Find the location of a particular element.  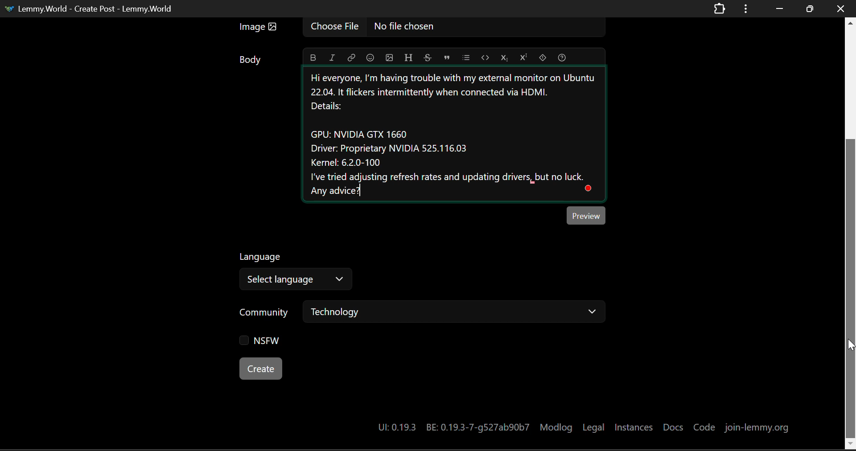

Insert Emoji is located at coordinates (370, 57).